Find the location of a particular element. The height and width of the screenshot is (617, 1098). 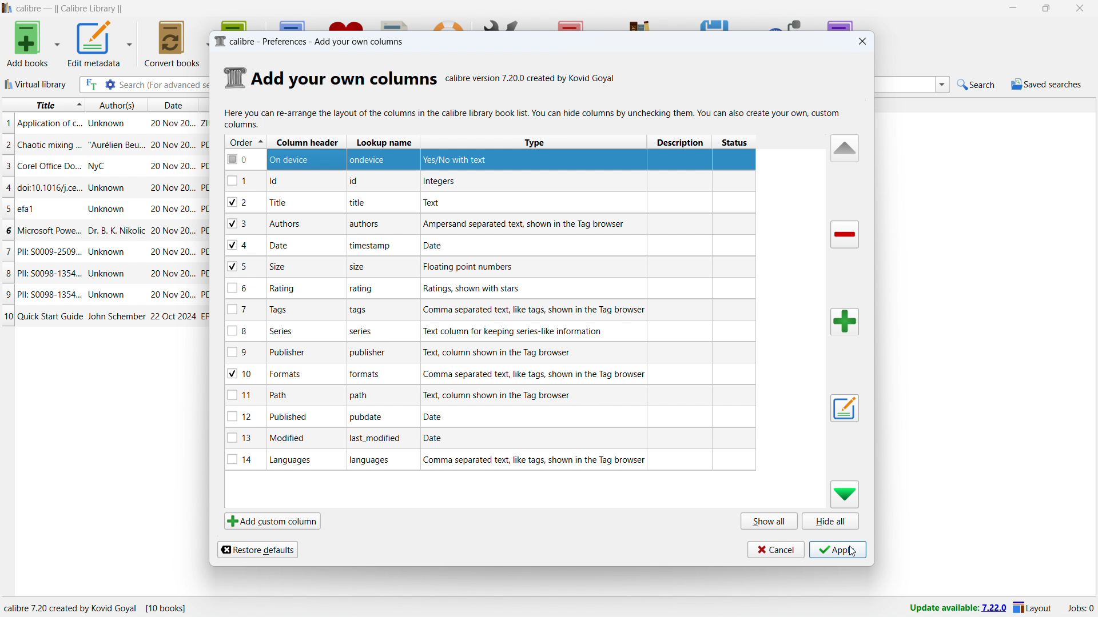

series. is located at coordinates (362, 333).